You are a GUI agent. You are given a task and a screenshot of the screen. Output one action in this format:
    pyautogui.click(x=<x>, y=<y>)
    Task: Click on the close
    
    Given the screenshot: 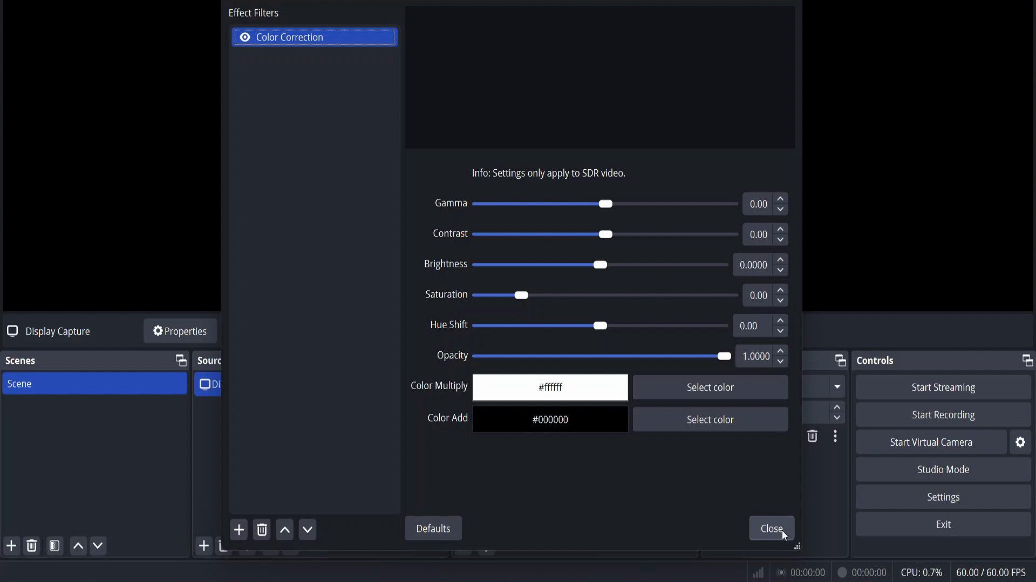 What is the action you would take?
    pyautogui.click(x=774, y=528)
    